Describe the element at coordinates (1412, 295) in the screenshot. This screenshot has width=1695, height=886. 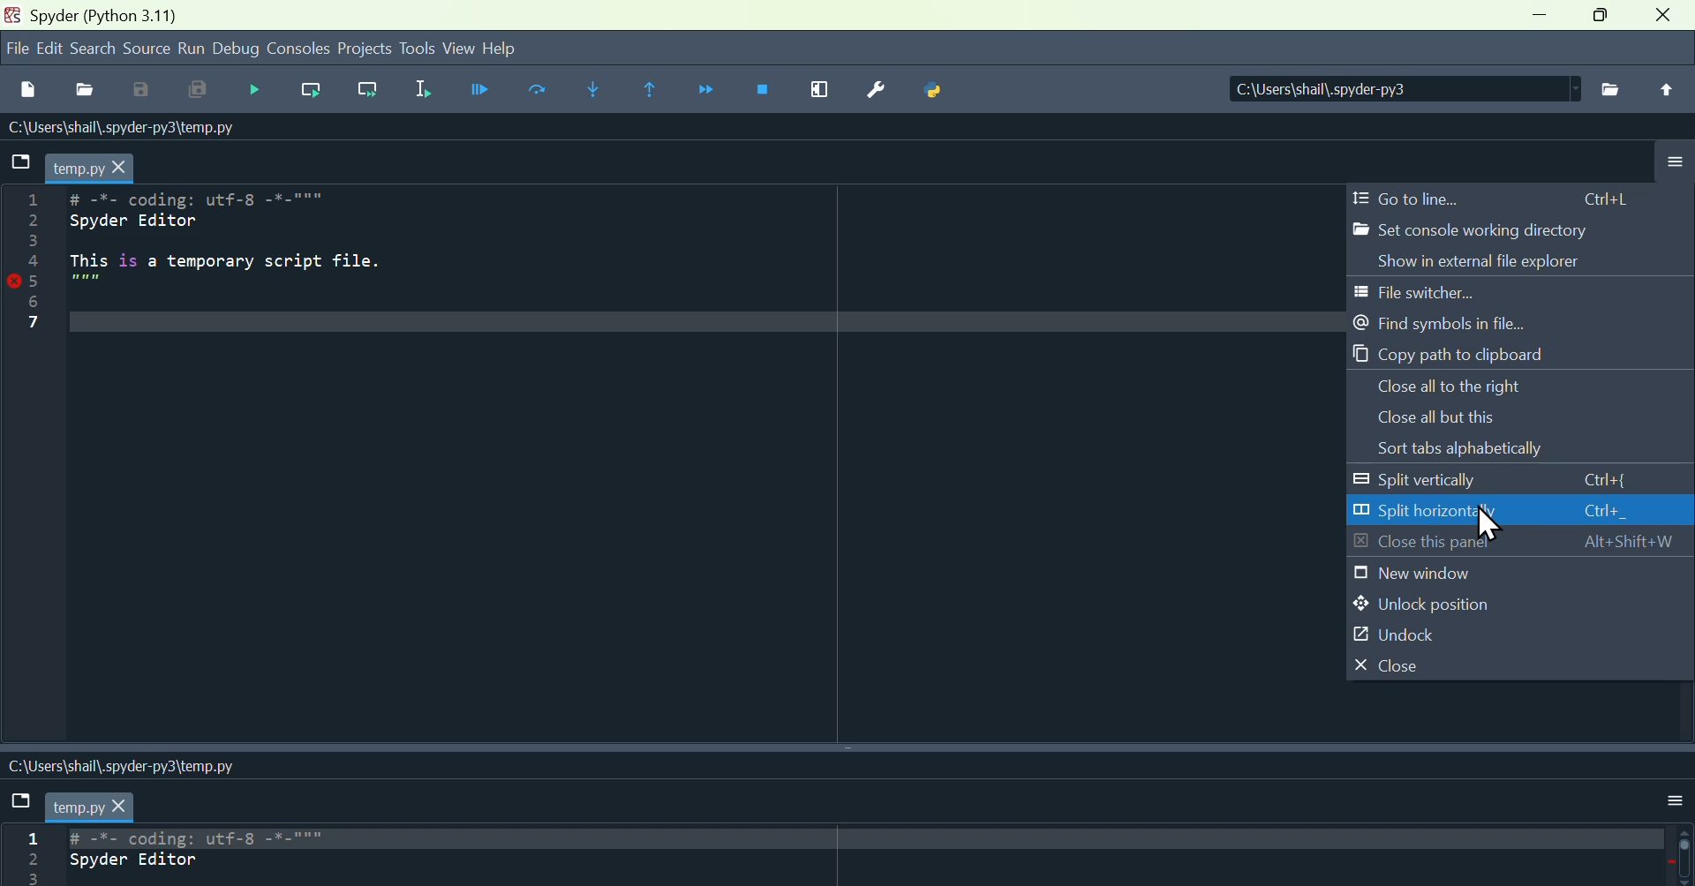
I see `File switcher` at that location.